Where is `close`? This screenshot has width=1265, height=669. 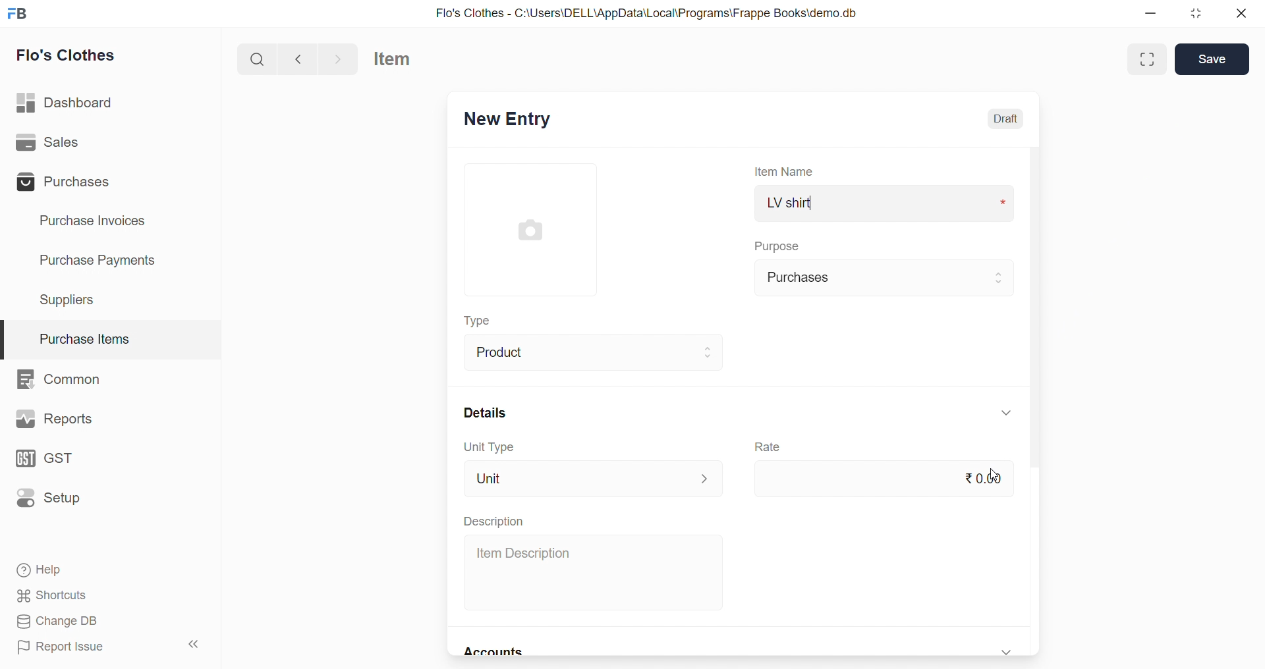 close is located at coordinates (1237, 13).